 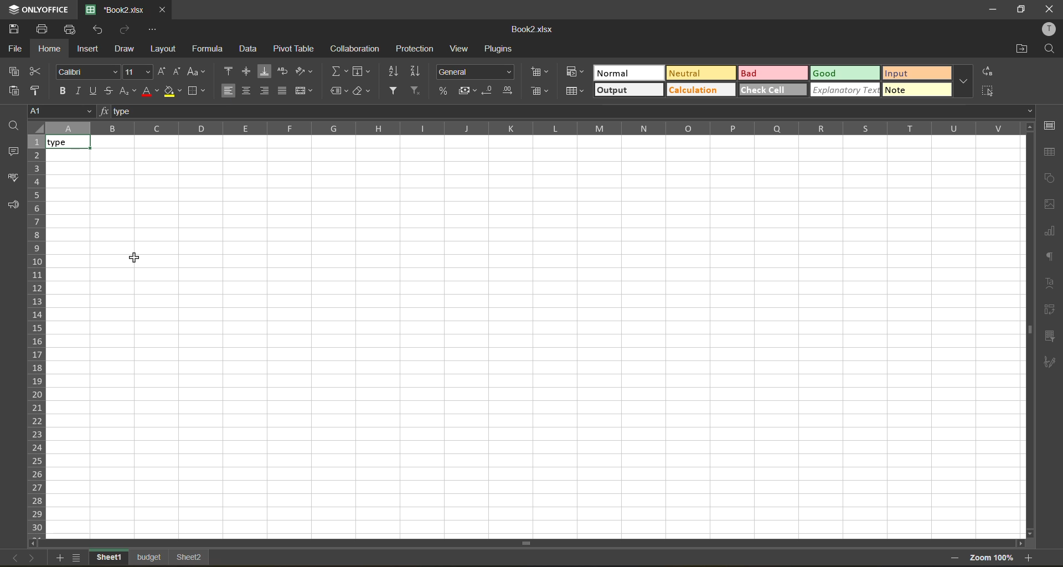 I want to click on file name, so click(x=119, y=9).